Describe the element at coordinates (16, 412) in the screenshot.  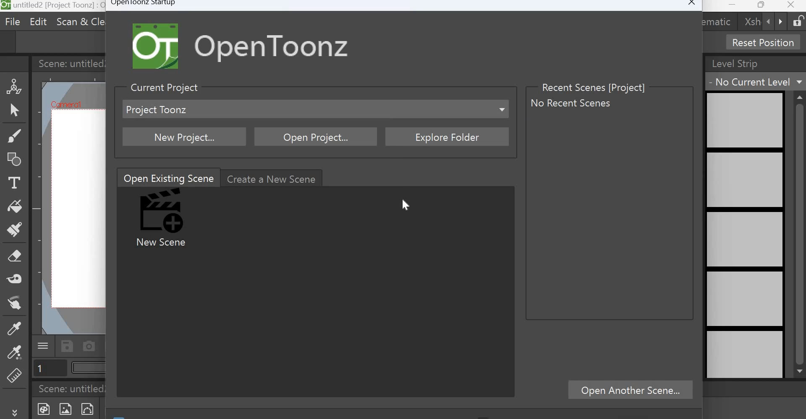
I see `More tools` at that location.